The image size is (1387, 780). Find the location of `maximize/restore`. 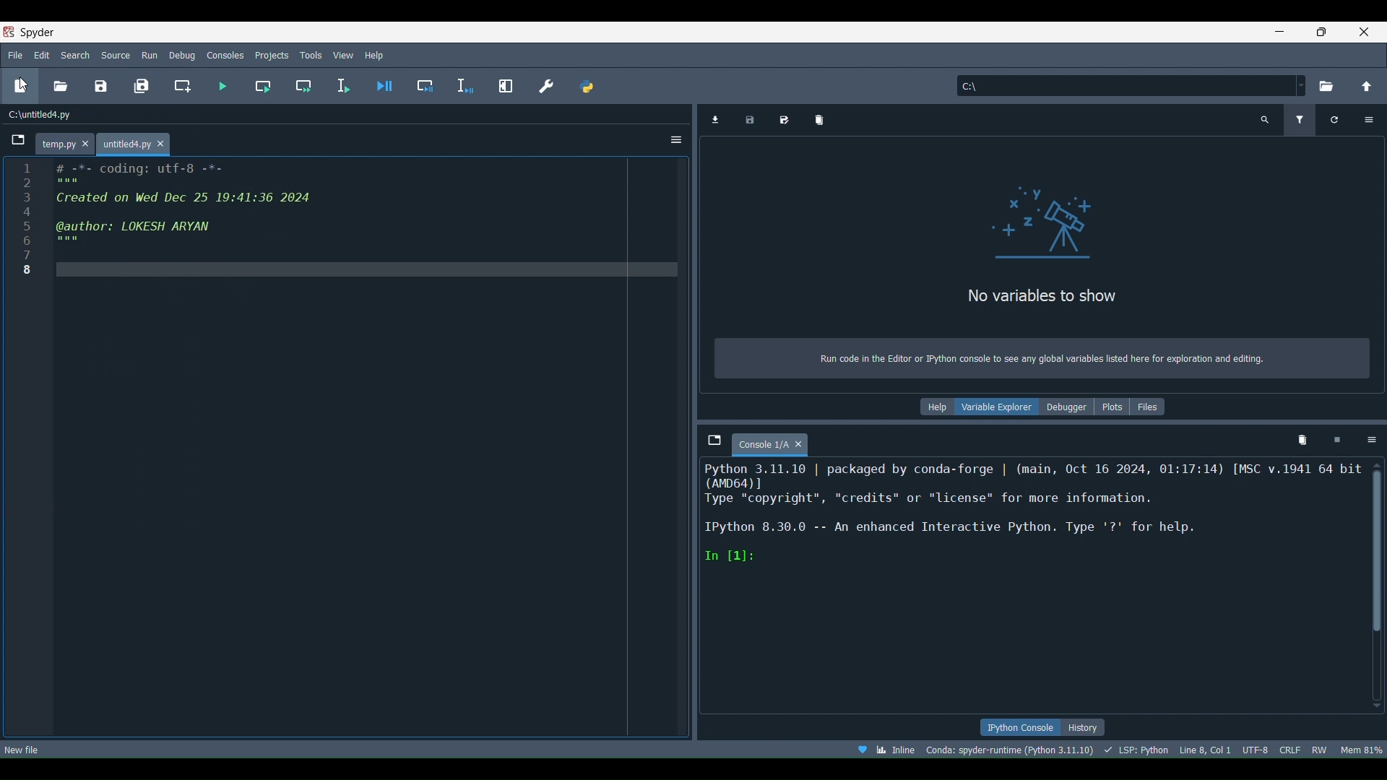

maximize/restore is located at coordinates (1320, 30).